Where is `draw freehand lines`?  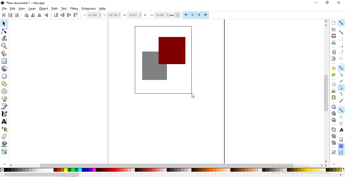
draw freehand lines is located at coordinates (5, 99).